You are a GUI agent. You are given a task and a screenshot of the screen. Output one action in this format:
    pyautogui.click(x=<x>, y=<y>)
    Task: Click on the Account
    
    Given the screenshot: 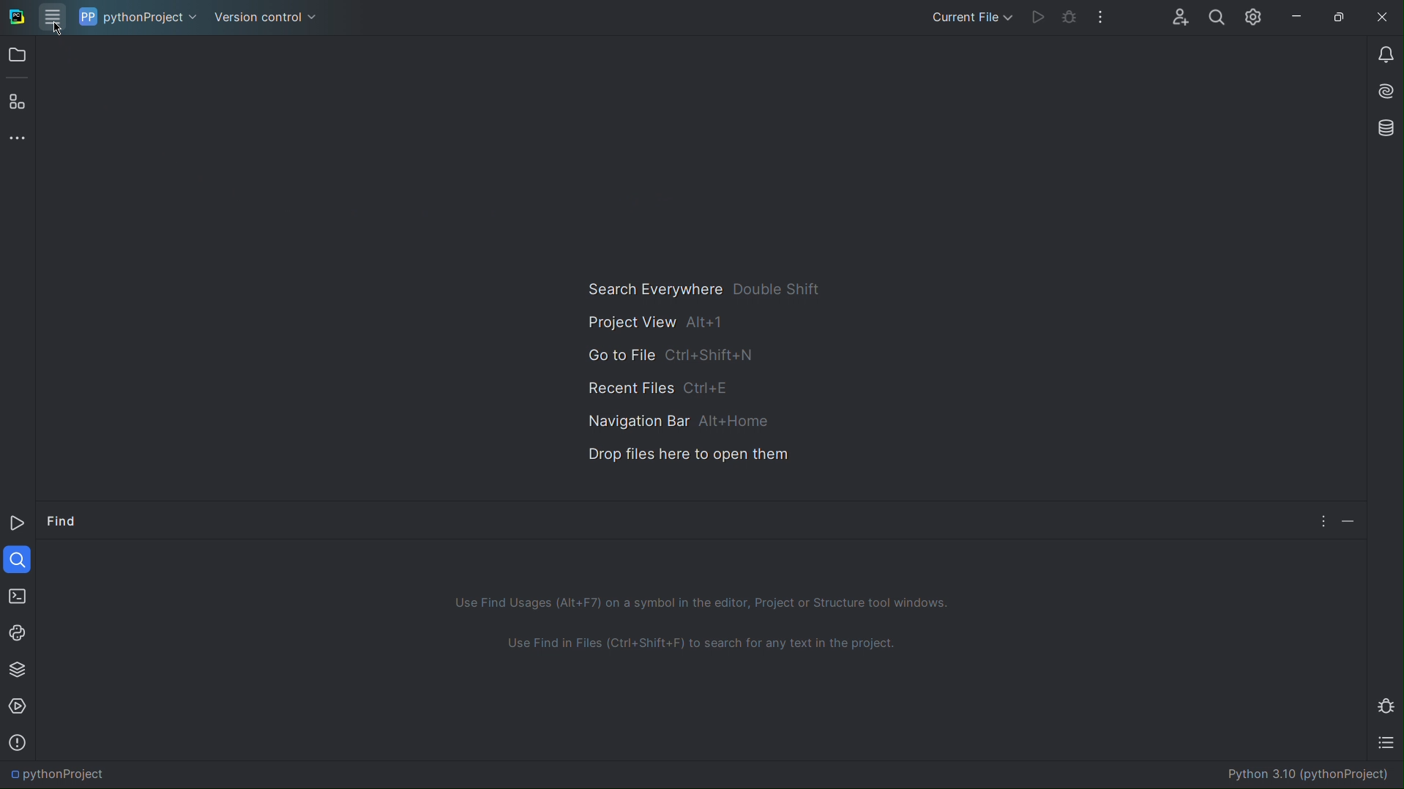 What is the action you would take?
    pyautogui.click(x=1179, y=15)
    